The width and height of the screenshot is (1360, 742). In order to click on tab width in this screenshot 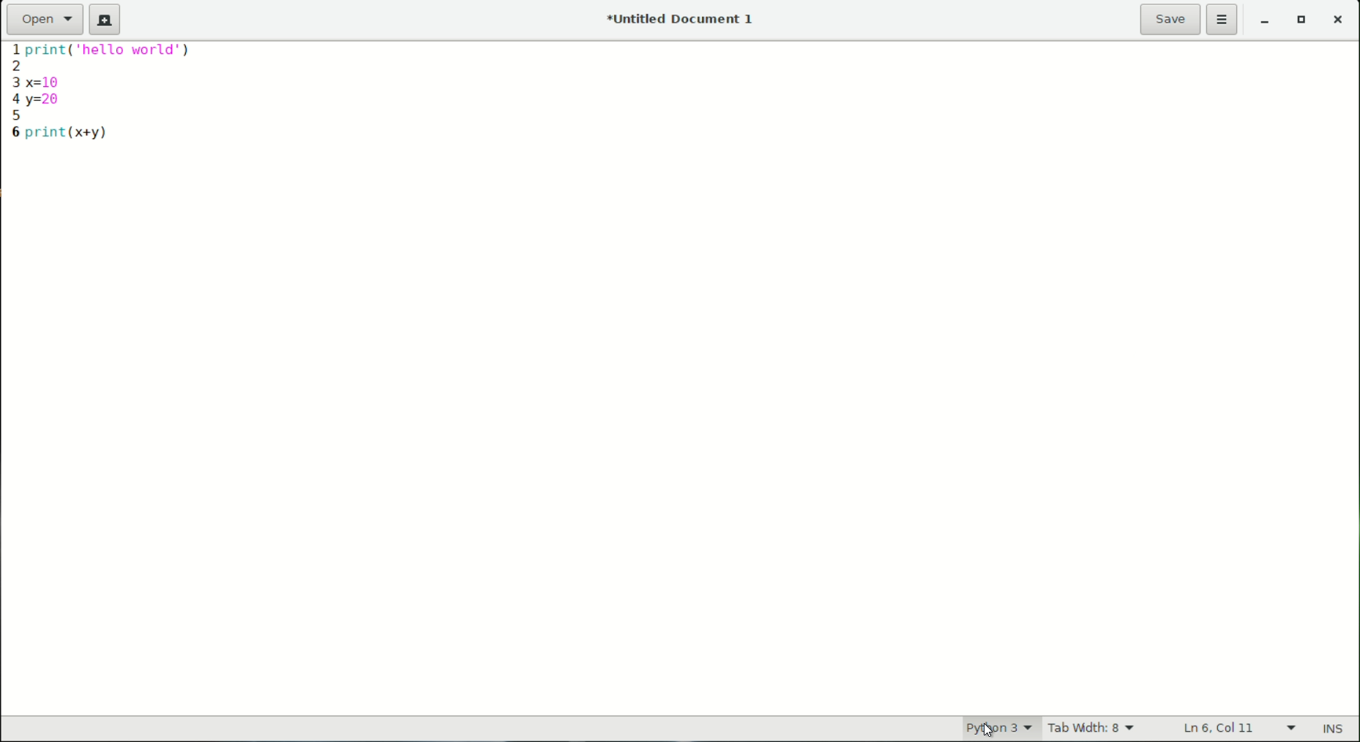, I will do `click(1091, 730)`.